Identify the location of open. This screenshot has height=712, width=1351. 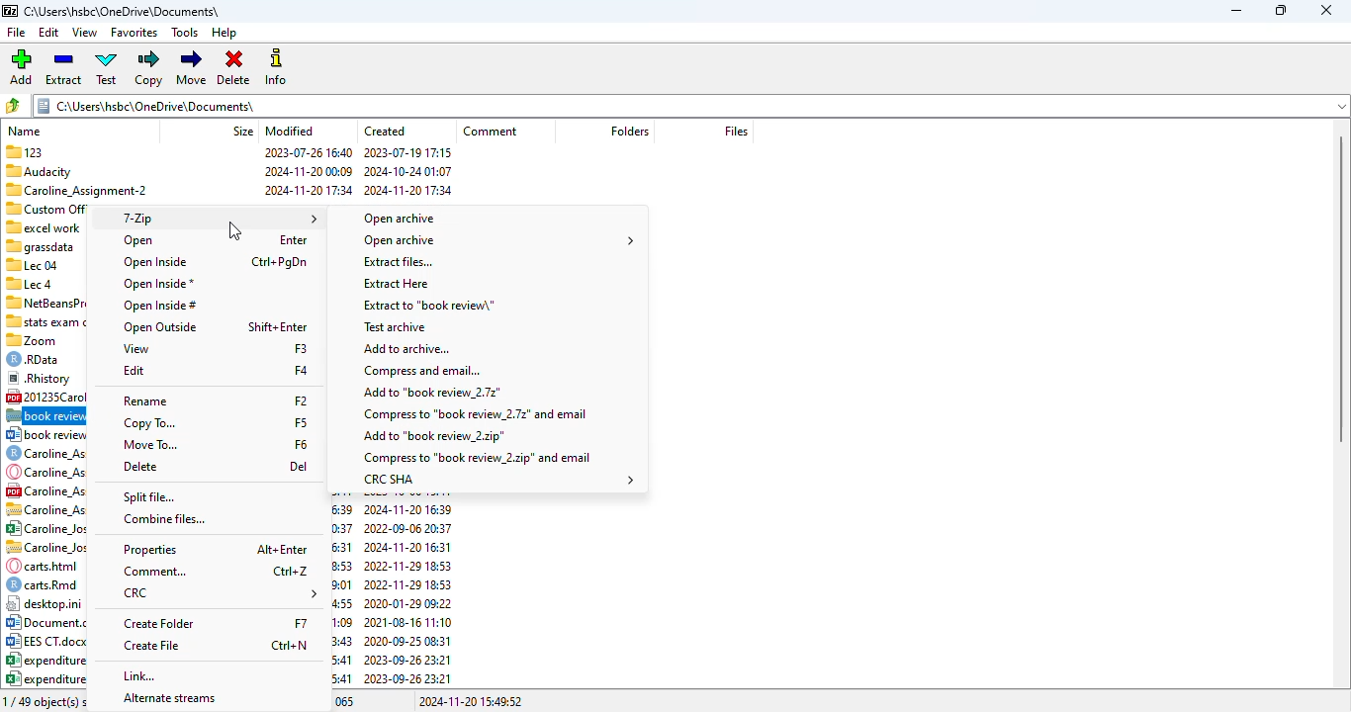
(138, 241).